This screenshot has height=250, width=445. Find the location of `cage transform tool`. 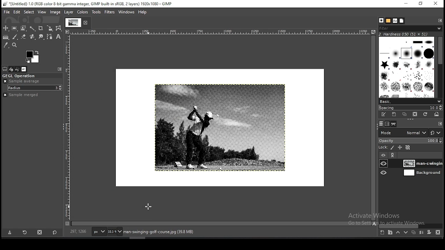

cage transform tool is located at coordinates (59, 28).